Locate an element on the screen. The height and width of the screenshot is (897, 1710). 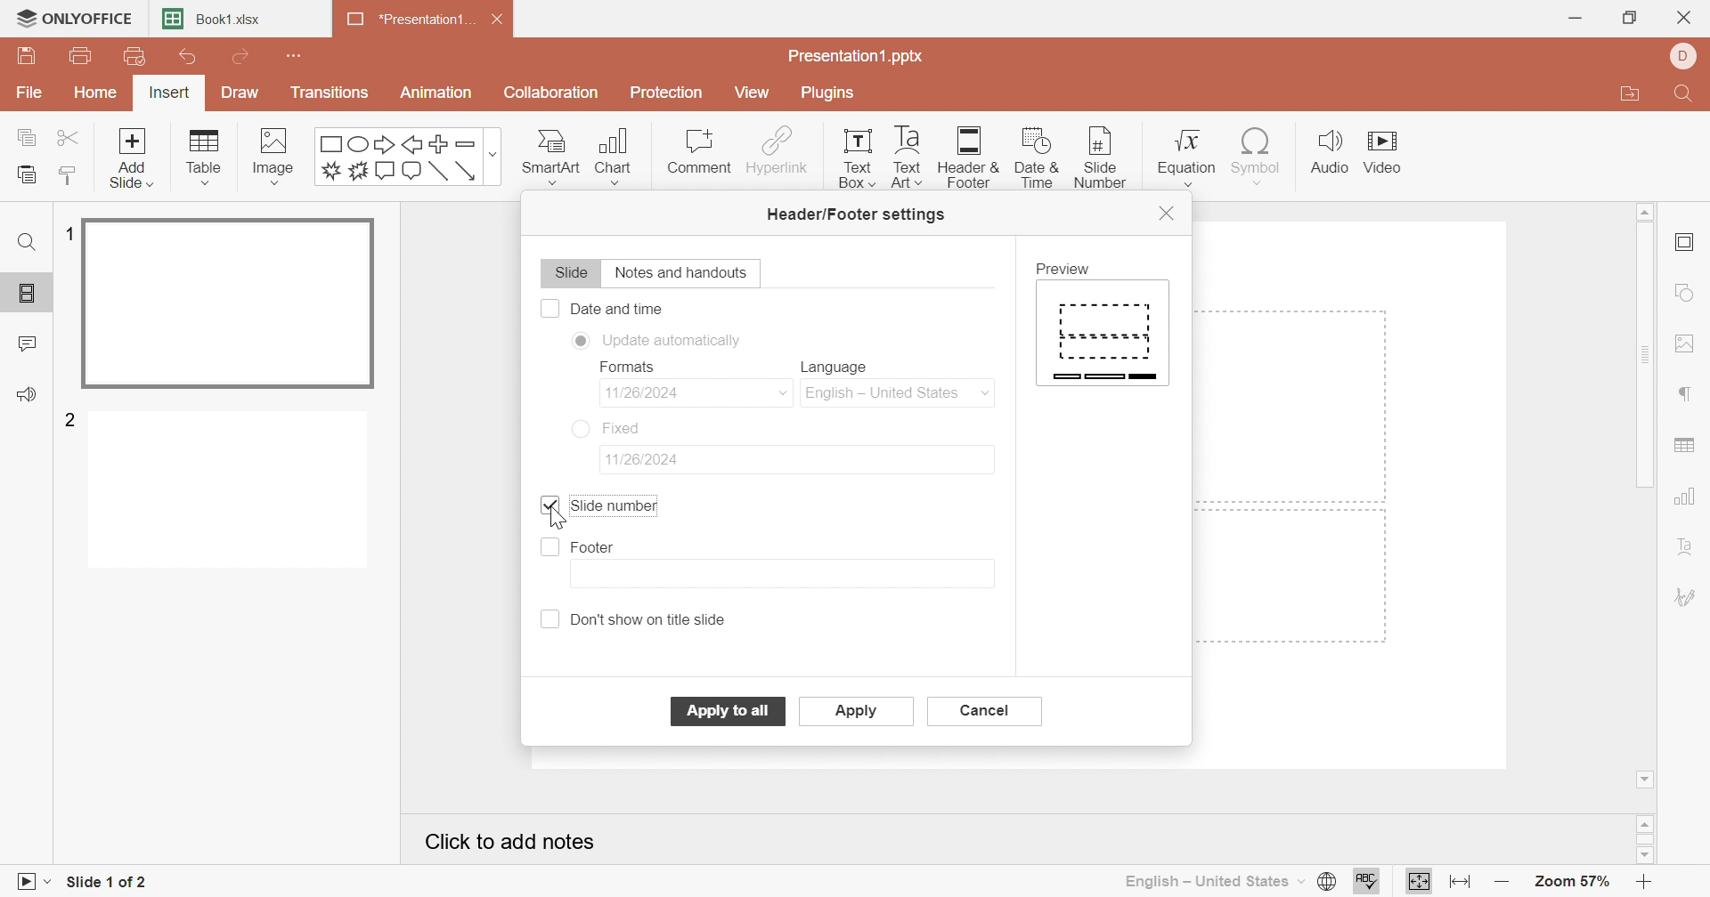
11/26/2024 is located at coordinates (658, 392).